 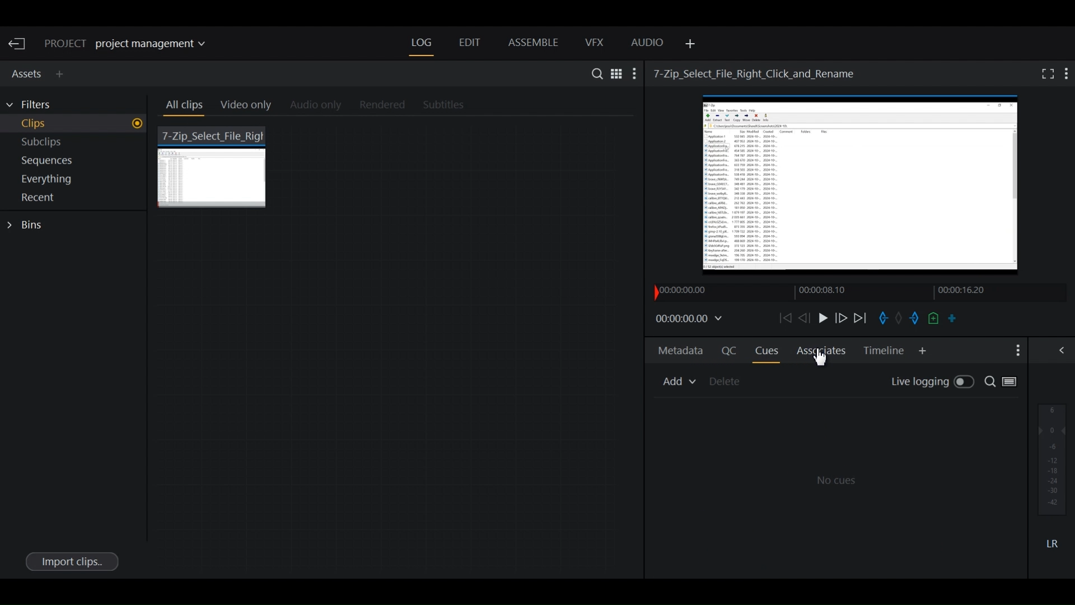 I want to click on Cues, so click(x=766, y=351).